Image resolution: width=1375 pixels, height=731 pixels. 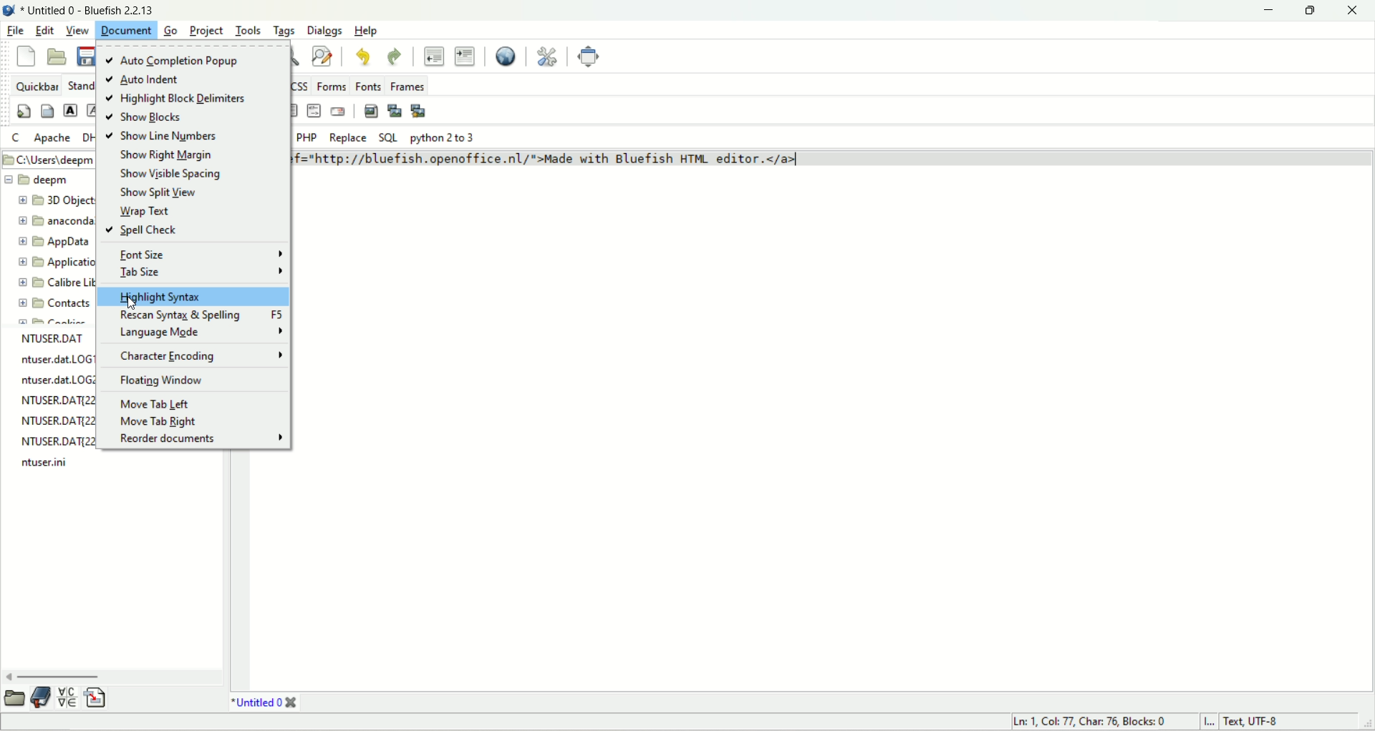 I want to click on application data, so click(x=58, y=263).